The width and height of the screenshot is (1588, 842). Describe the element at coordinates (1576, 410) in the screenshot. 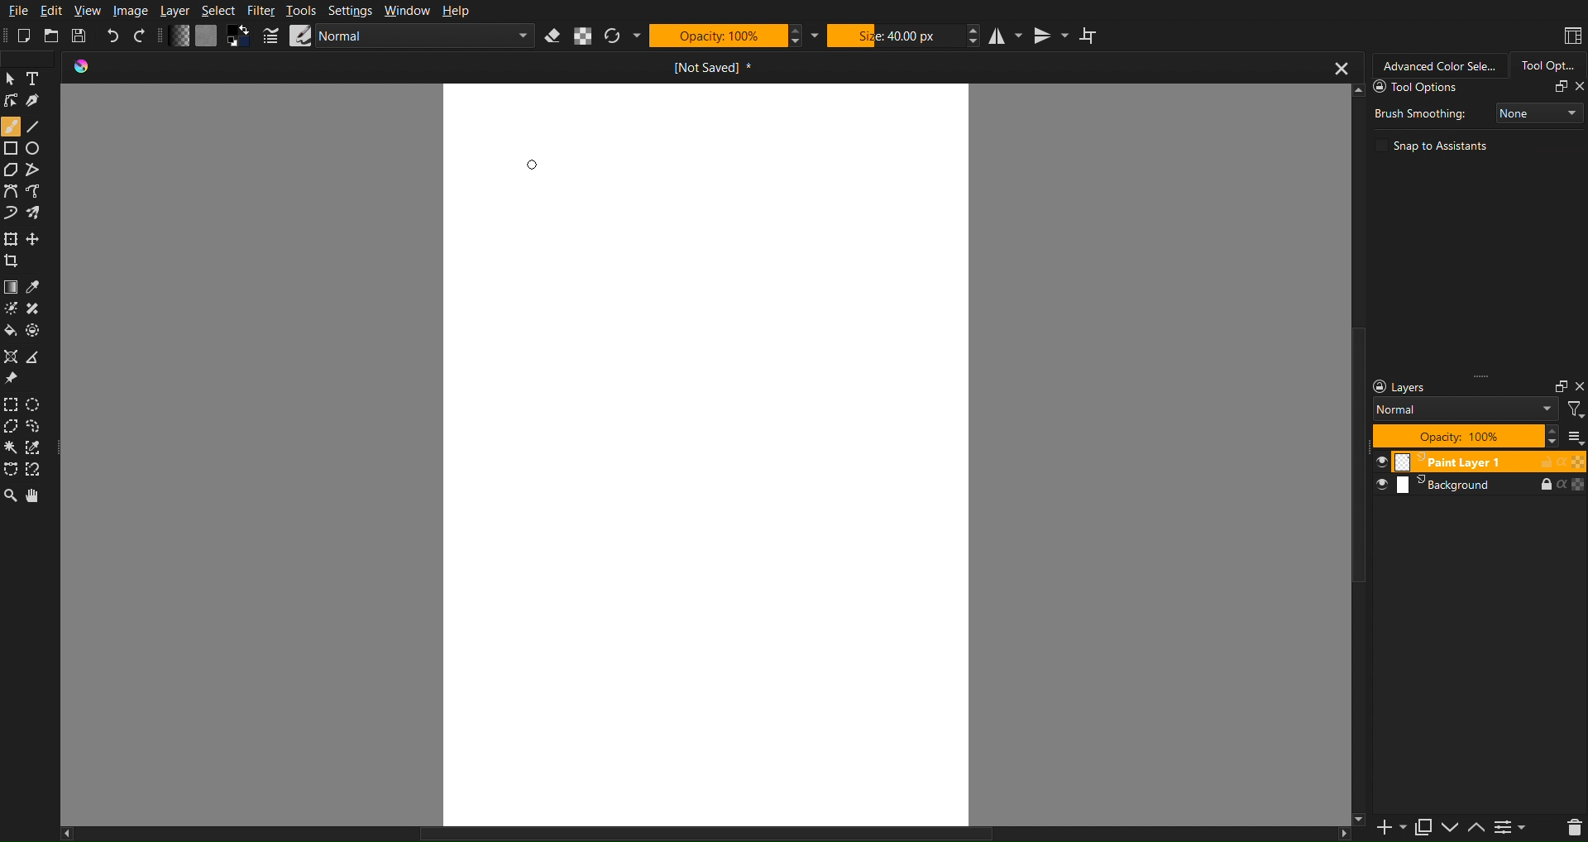

I see `Filter` at that location.